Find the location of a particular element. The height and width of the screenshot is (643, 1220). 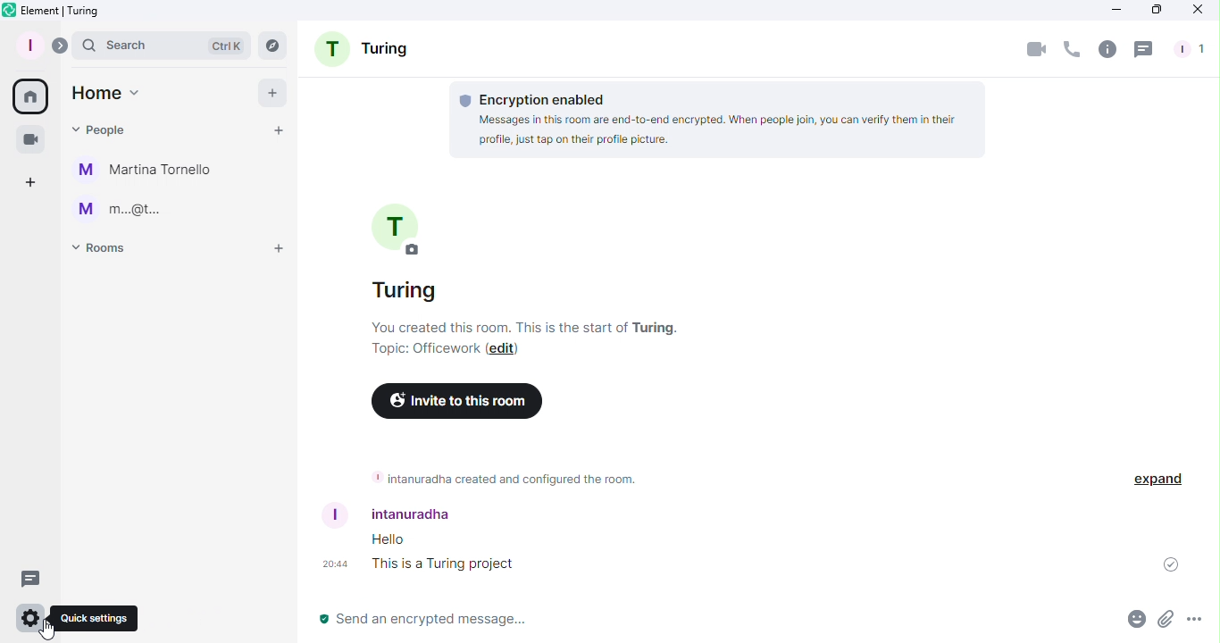

m...@t... is located at coordinates (118, 208).